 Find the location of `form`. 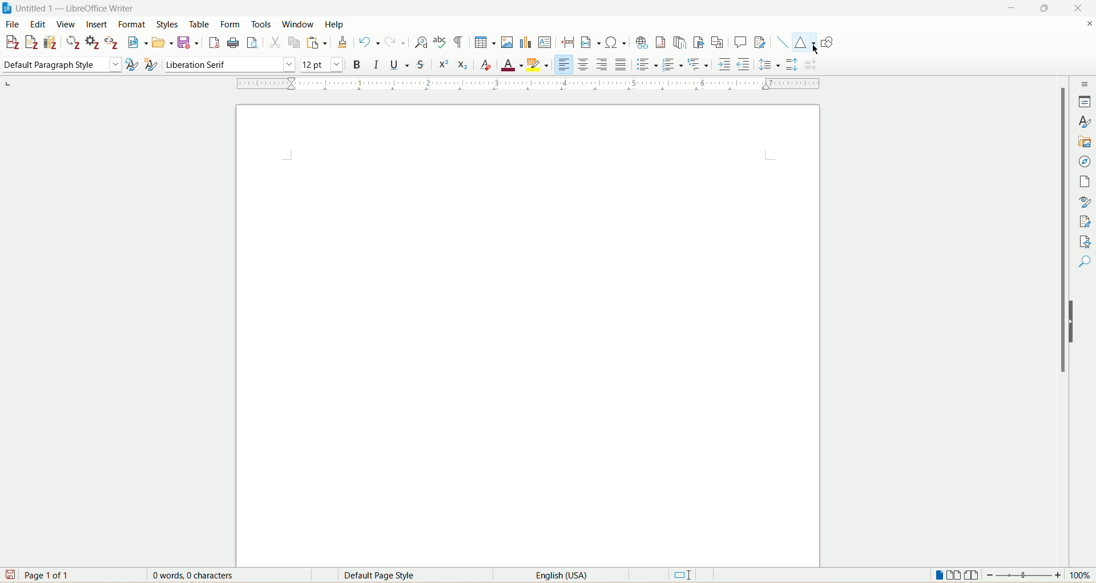

form is located at coordinates (232, 25).